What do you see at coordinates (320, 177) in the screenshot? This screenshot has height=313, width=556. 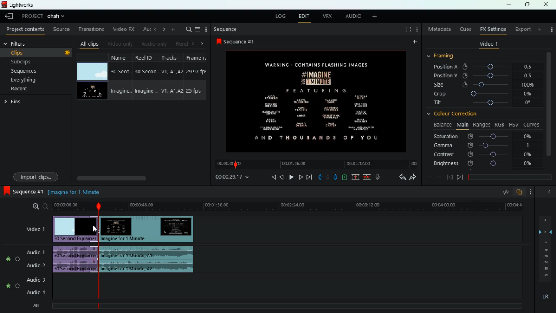 I see `pull` at bounding box center [320, 177].